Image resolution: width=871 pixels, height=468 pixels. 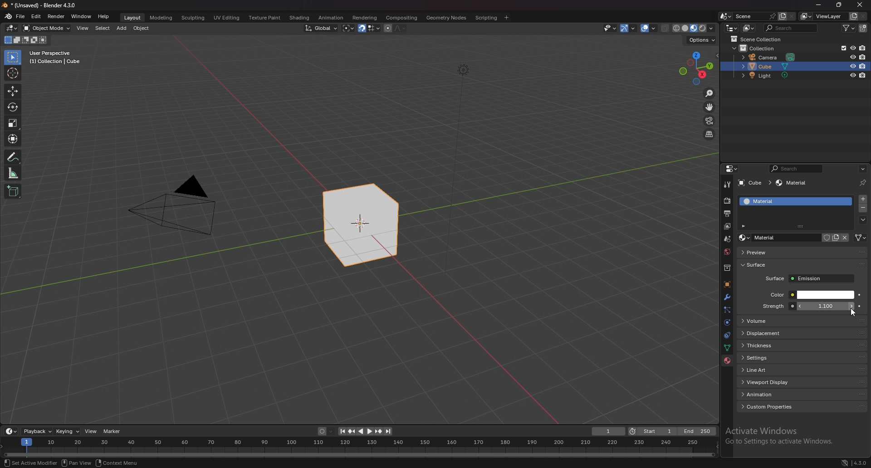 What do you see at coordinates (778, 238) in the screenshot?
I see `name` at bounding box center [778, 238].